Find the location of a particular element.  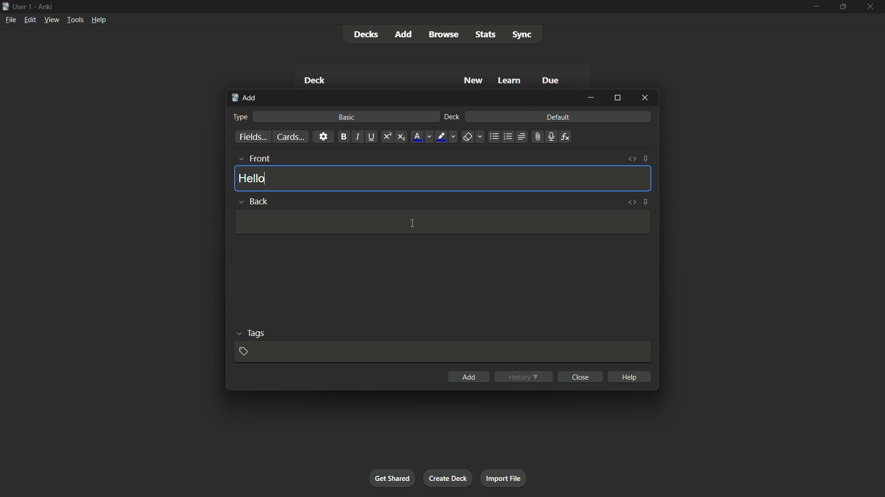

get shared is located at coordinates (392, 479).